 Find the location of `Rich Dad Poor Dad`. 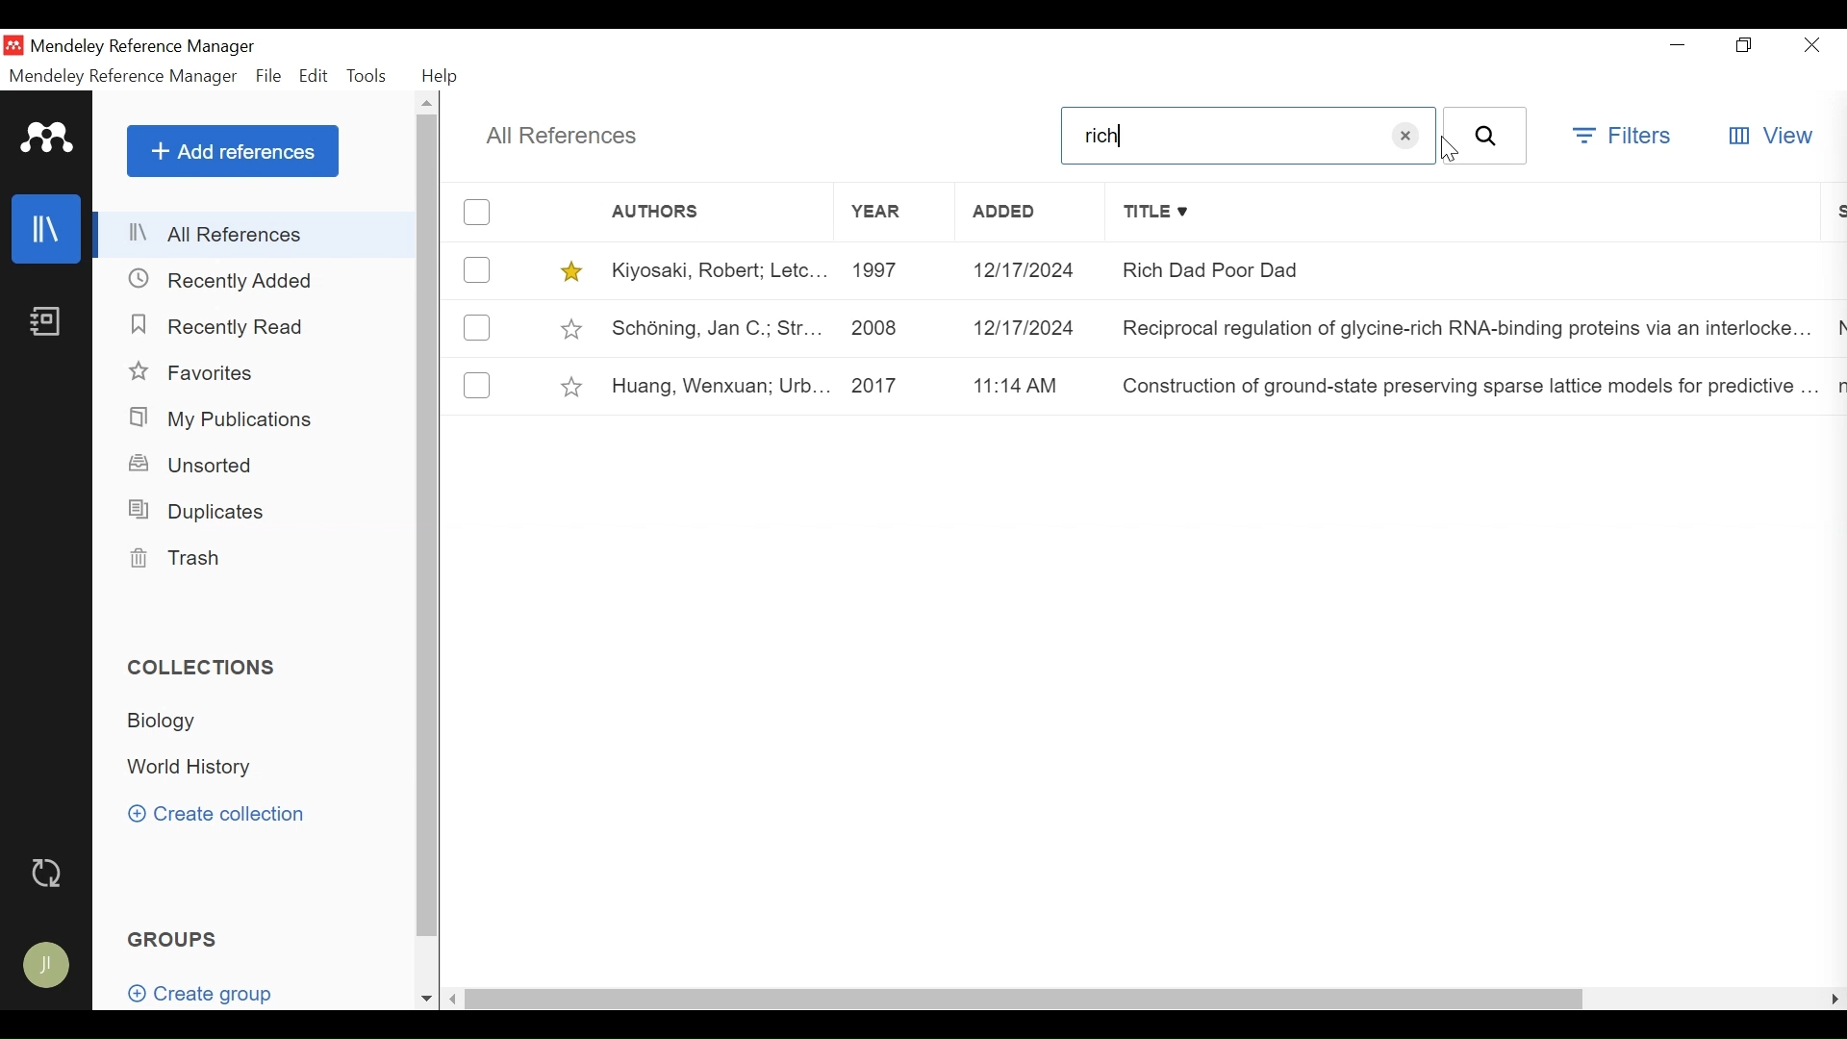

Rich Dad Poor Dad is located at coordinates (1467, 269).